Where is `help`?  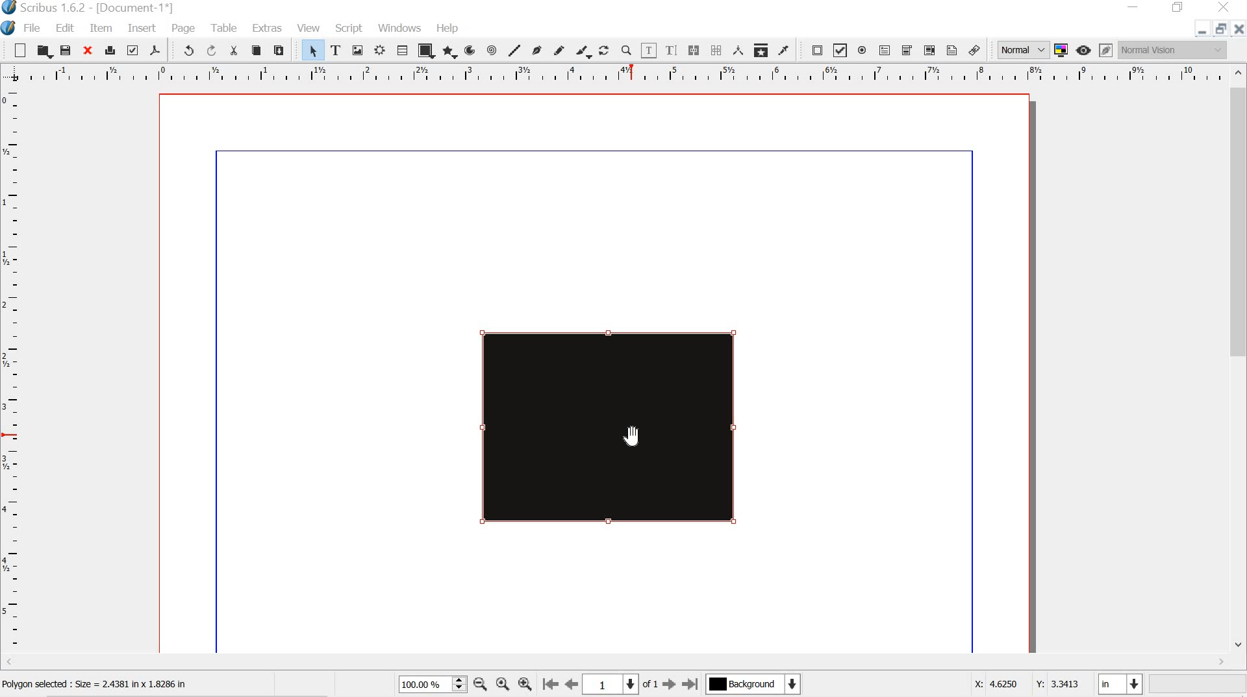 help is located at coordinates (447, 30).